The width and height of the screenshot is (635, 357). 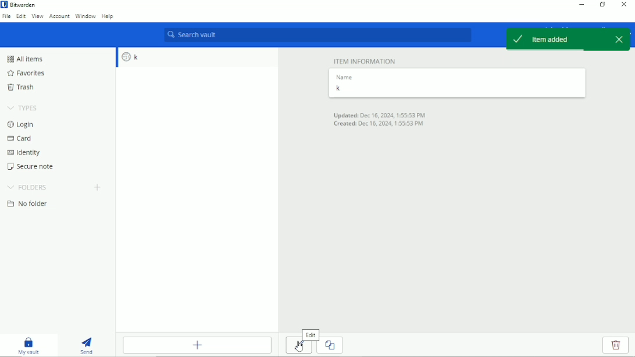 What do you see at coordinates (365, 60) in the screenshot?
I see `Item information` at bounding box center [365, 60].